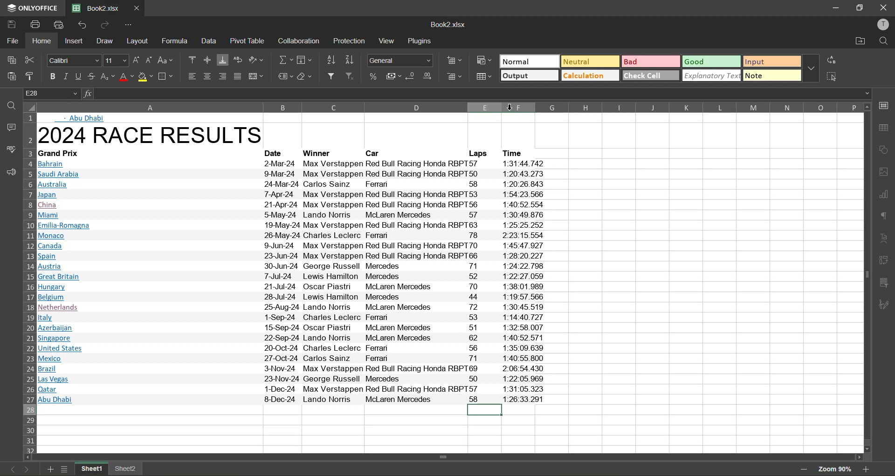 This screenshot has width=895, height=476. Describe the element at coordinates (293, 205) in the screenshot. I see `China 21-Apr-24 Max Verstappen Red Bull Racing Honda RBPT56 1:40:52. 554` at that location.